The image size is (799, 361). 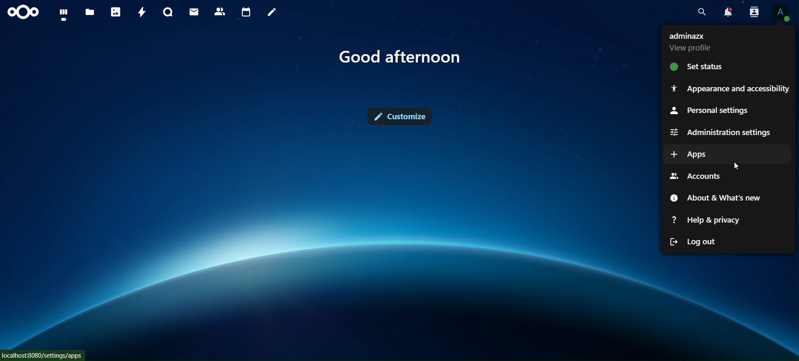 What do you see at coordinates (271, 13) in the screenshot?
I see `notes` at bounding box center [271, 13].